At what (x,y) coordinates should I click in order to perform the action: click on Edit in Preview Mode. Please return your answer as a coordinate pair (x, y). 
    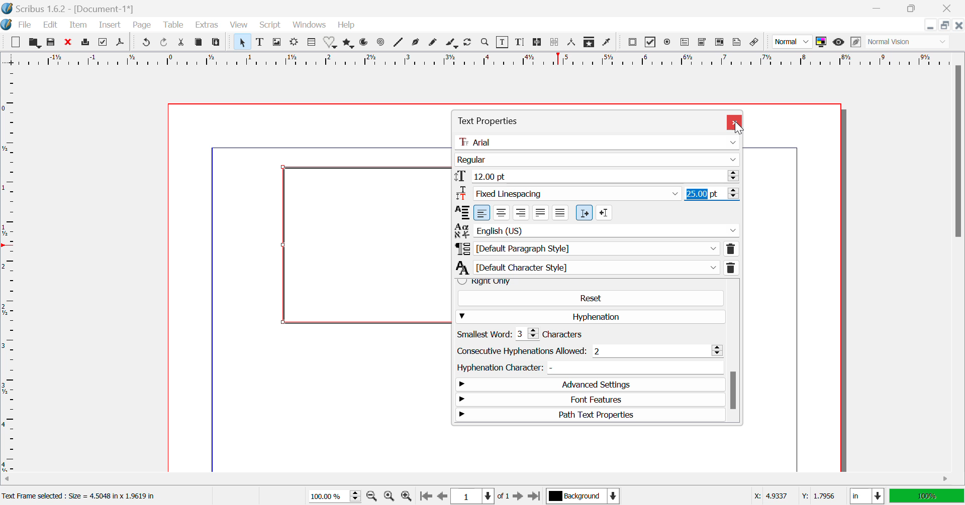
    Looking at the image, I should click on (856, 43).